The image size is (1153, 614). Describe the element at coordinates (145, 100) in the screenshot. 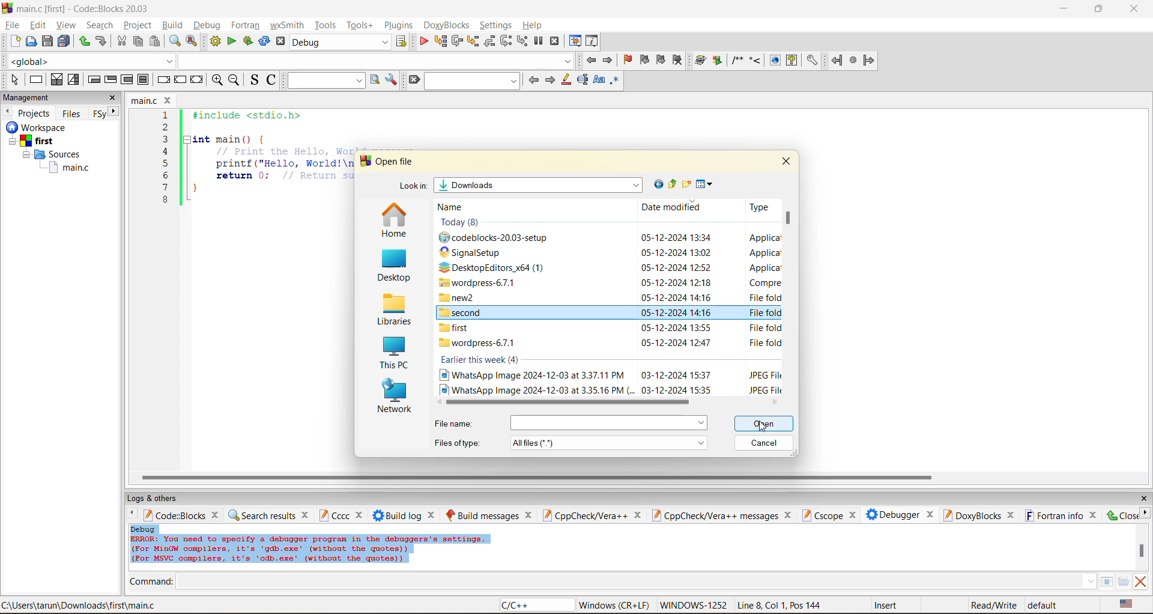

I see `file name` at that location.